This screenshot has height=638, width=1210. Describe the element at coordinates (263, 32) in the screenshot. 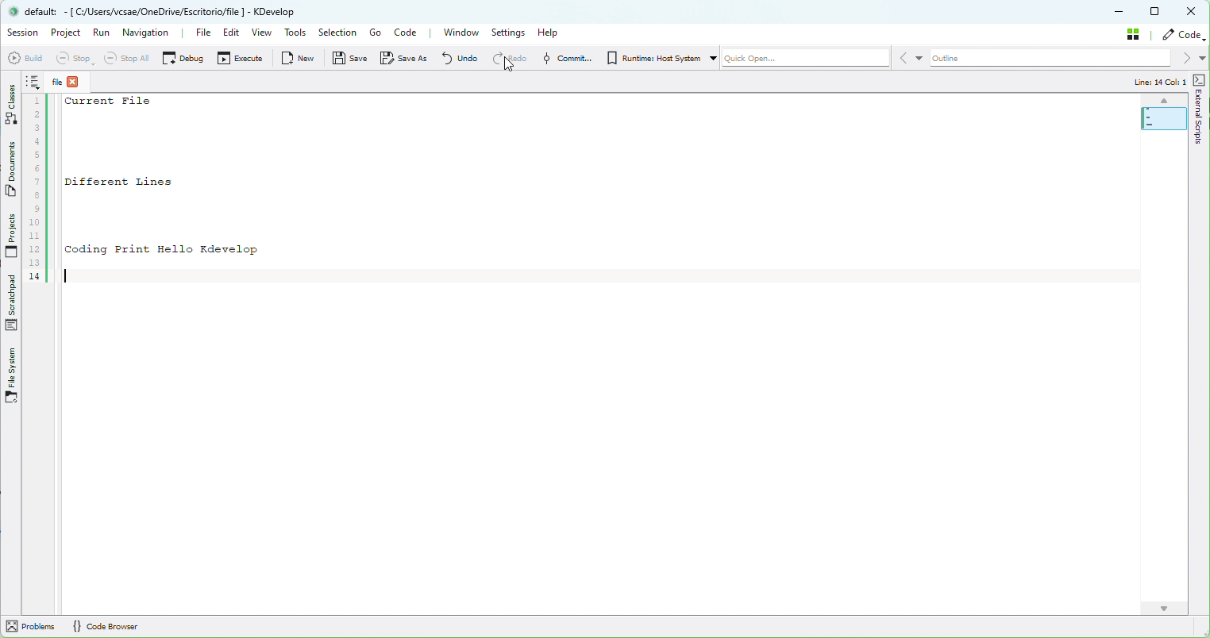

I see `View` at that location.